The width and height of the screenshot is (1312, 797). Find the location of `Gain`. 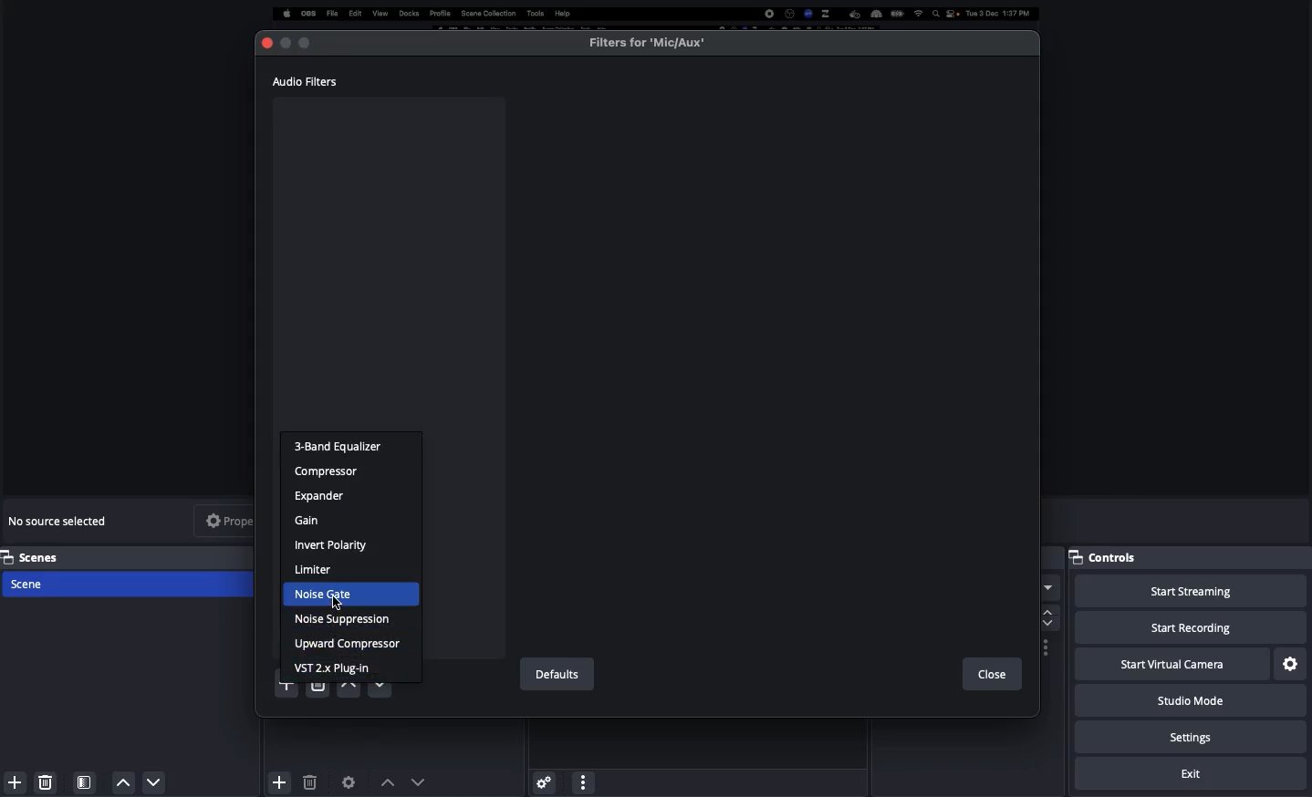

Gain is located at coordinates (316, 520).